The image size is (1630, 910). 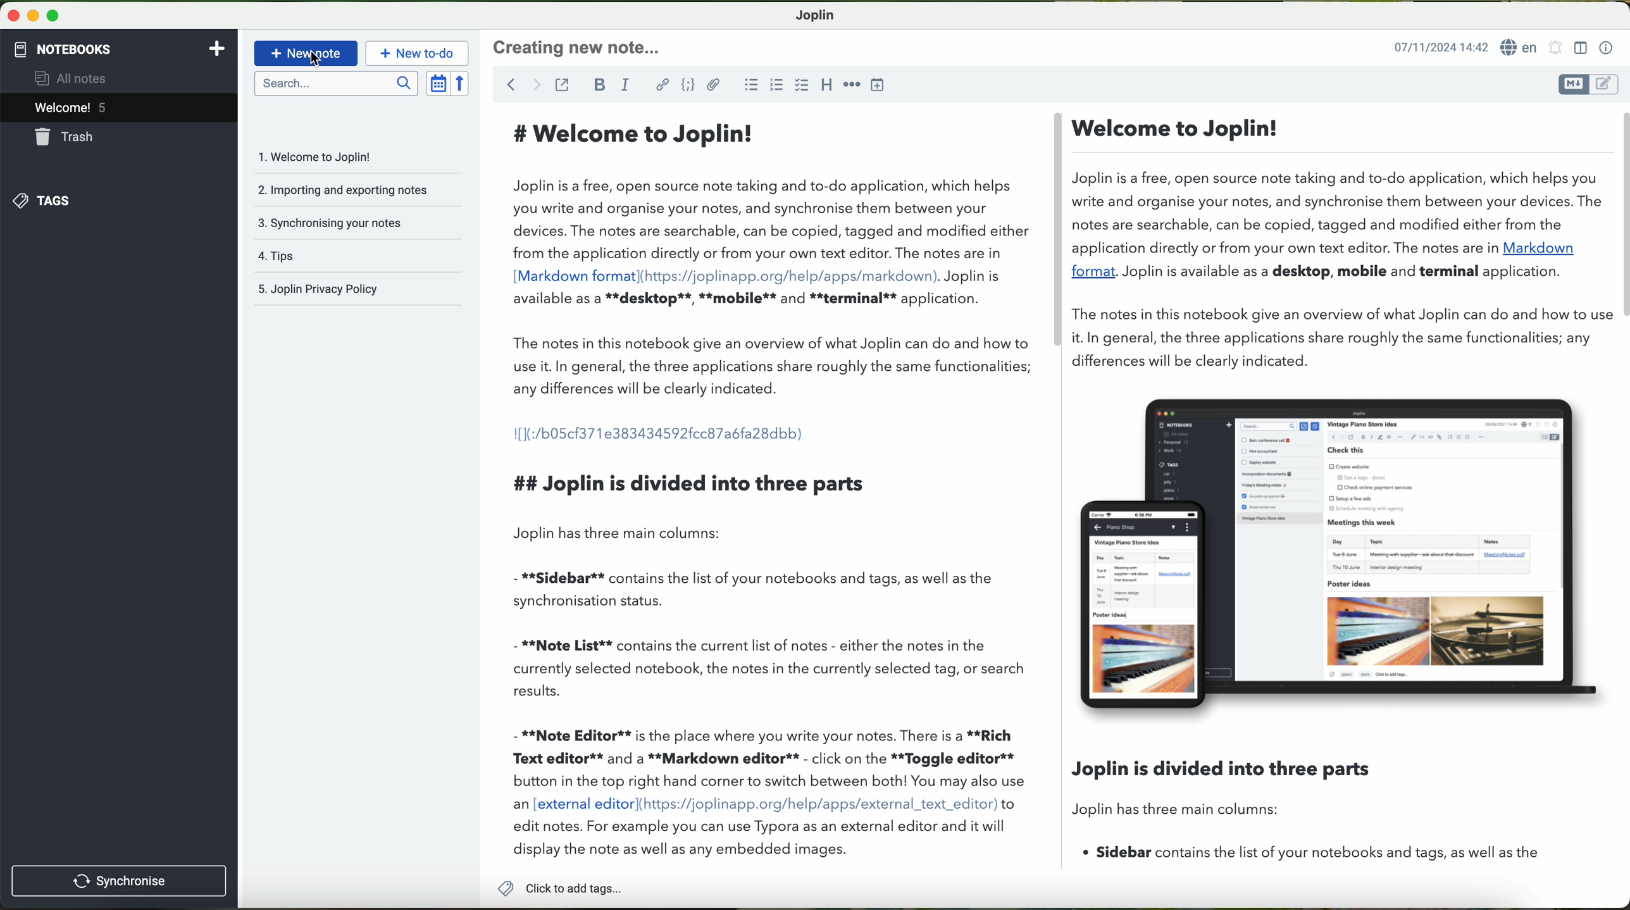 I want to click on tags, so click(x=118, y=201).